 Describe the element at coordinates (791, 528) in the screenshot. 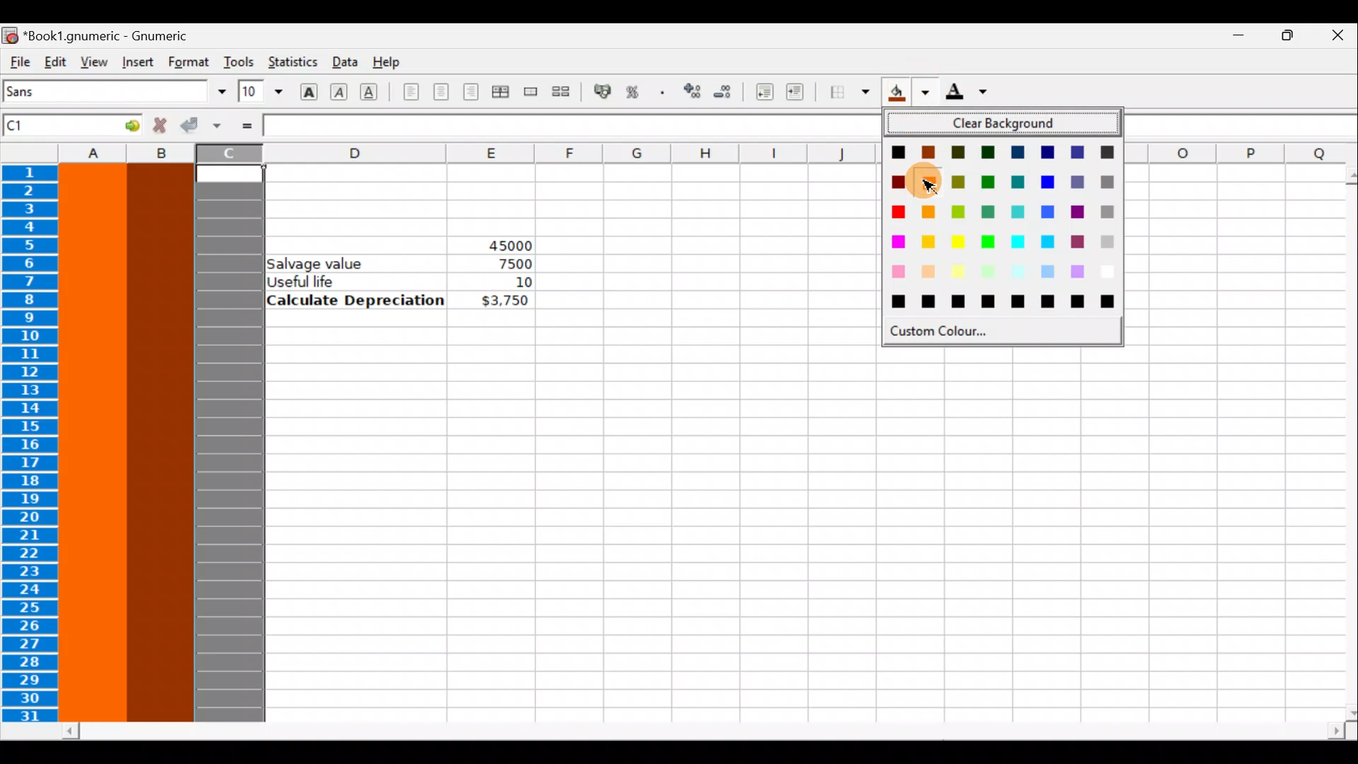

I see `Cells` at that location.